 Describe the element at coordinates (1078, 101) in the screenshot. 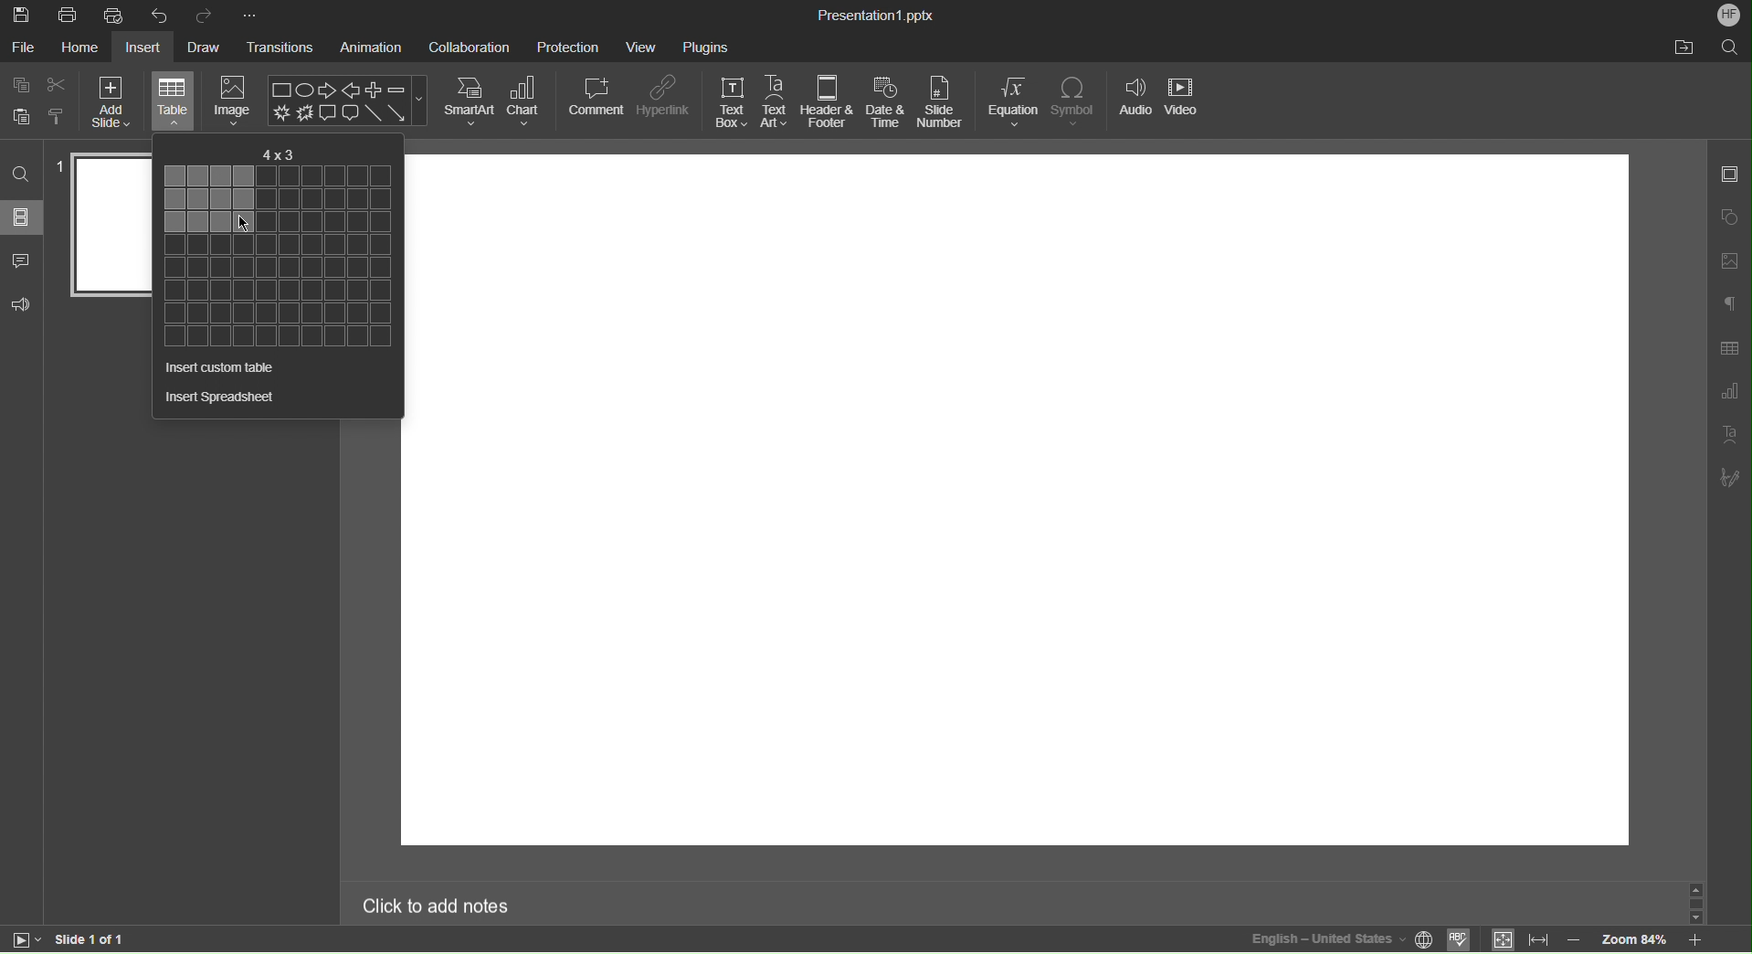

I see `Symbol` at that location.